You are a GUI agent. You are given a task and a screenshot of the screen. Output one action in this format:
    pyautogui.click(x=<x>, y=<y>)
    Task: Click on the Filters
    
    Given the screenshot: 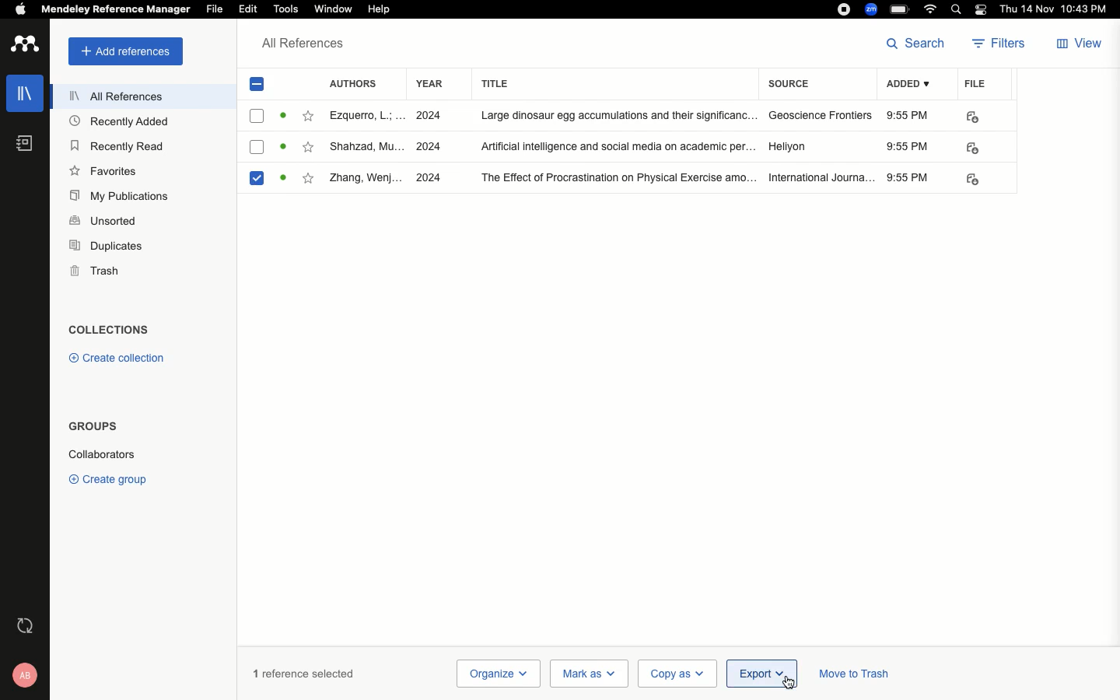 What is the action you would take?
    pyautogui.click(x=1000, y=45)
    